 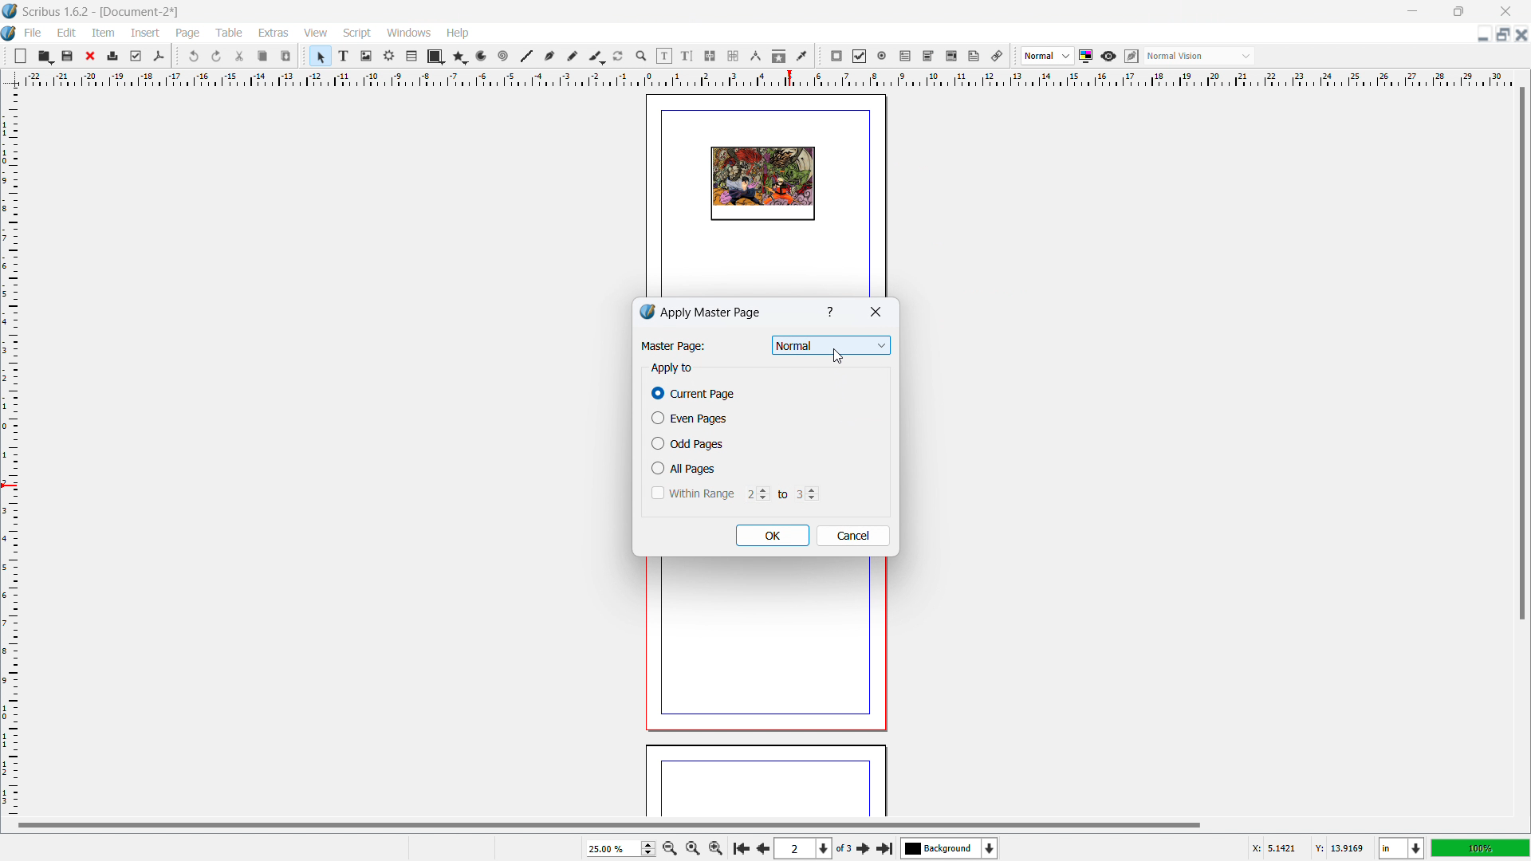 What do you see at coordinates (483, 57) in the screenshot?
I see `curves` at bounding box center [483, 57].